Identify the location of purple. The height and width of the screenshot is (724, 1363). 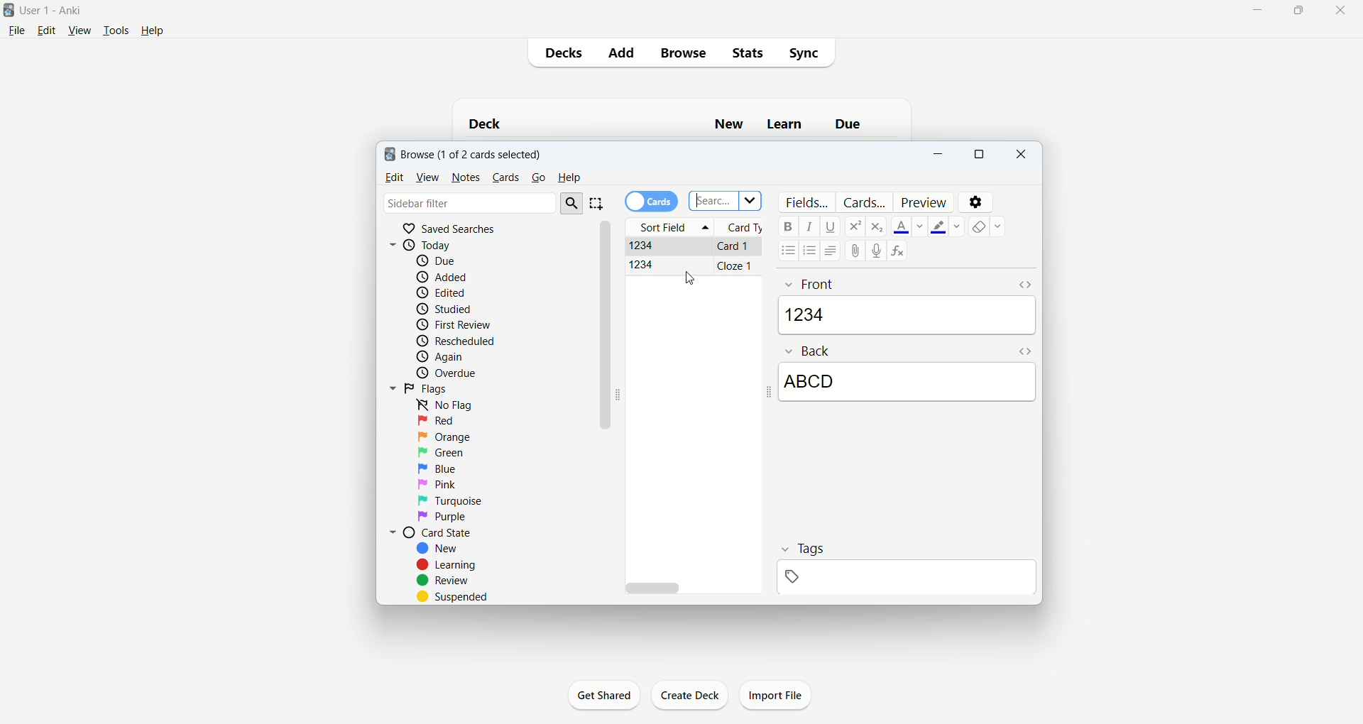
(444, 517).